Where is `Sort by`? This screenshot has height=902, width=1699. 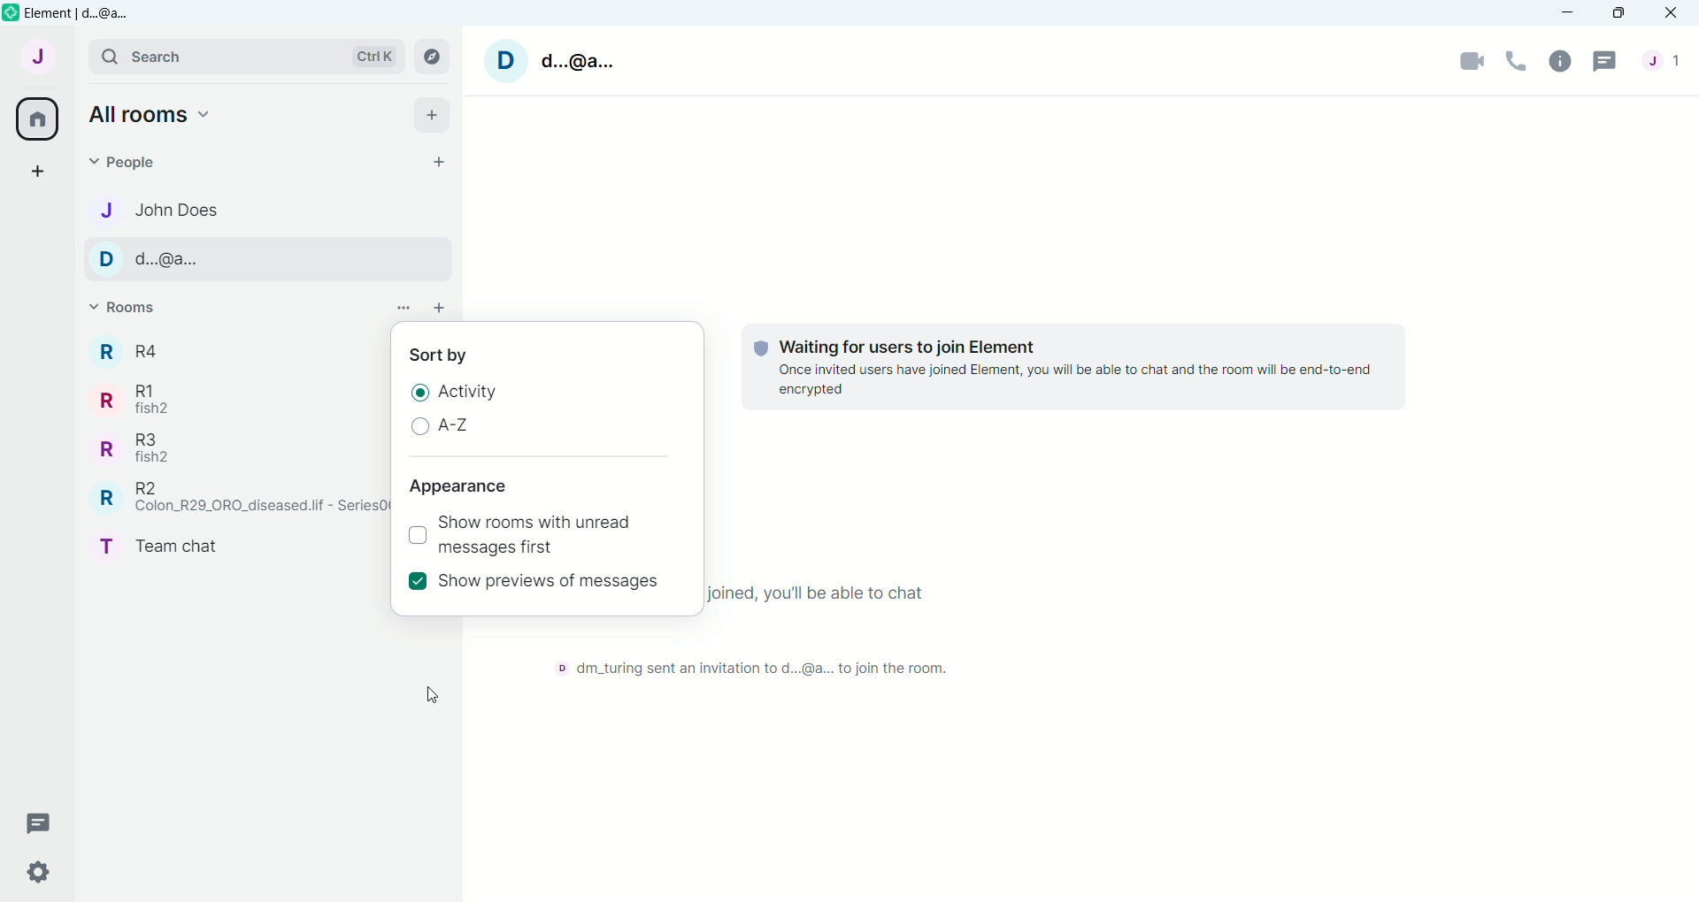 Sort by is located at coordinates (448, 355).